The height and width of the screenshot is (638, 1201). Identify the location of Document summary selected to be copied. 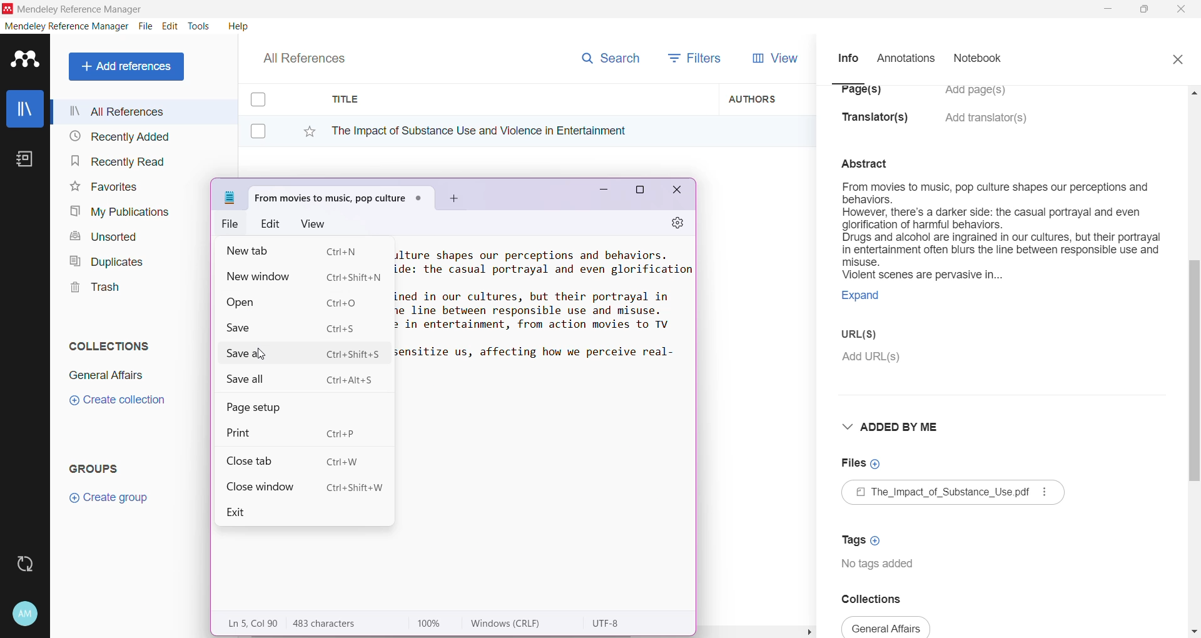
(1000, 248).